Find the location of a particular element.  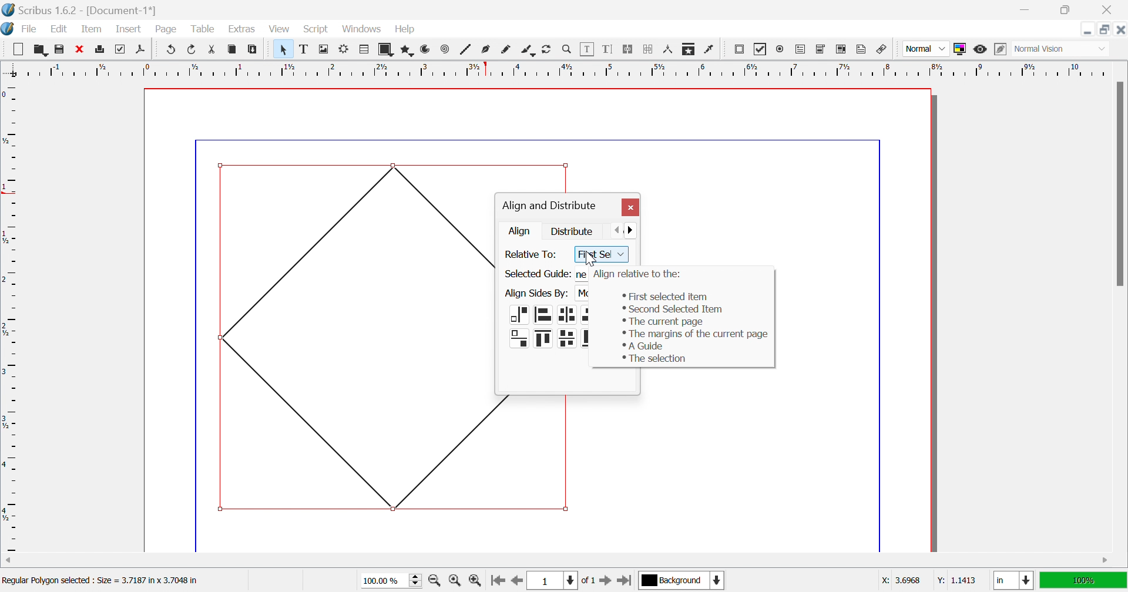

Close is located at coordinates (78, 48).